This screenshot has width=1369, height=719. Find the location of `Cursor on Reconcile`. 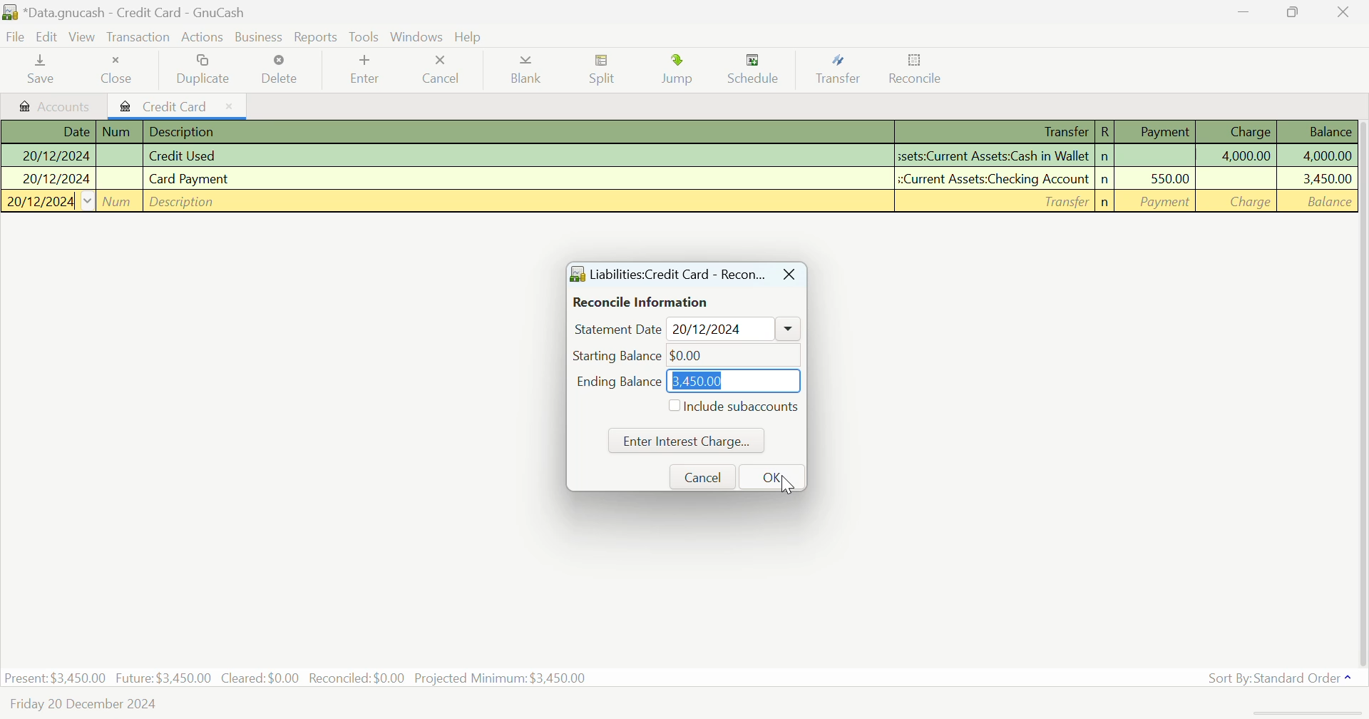

Cursor on Reconcile is located at coordinates (914, 71).